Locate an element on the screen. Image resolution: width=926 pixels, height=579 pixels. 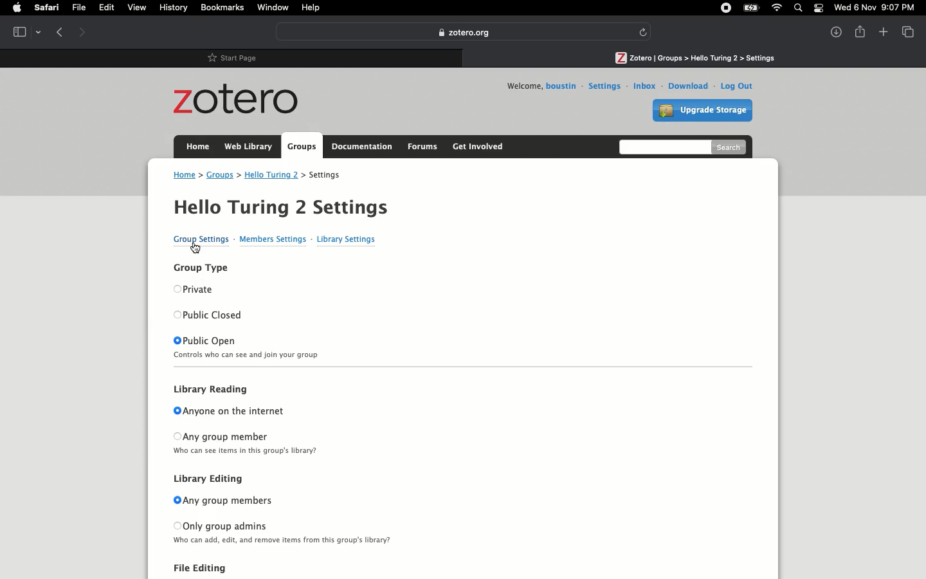
Search is located at coordinates (799, 8).